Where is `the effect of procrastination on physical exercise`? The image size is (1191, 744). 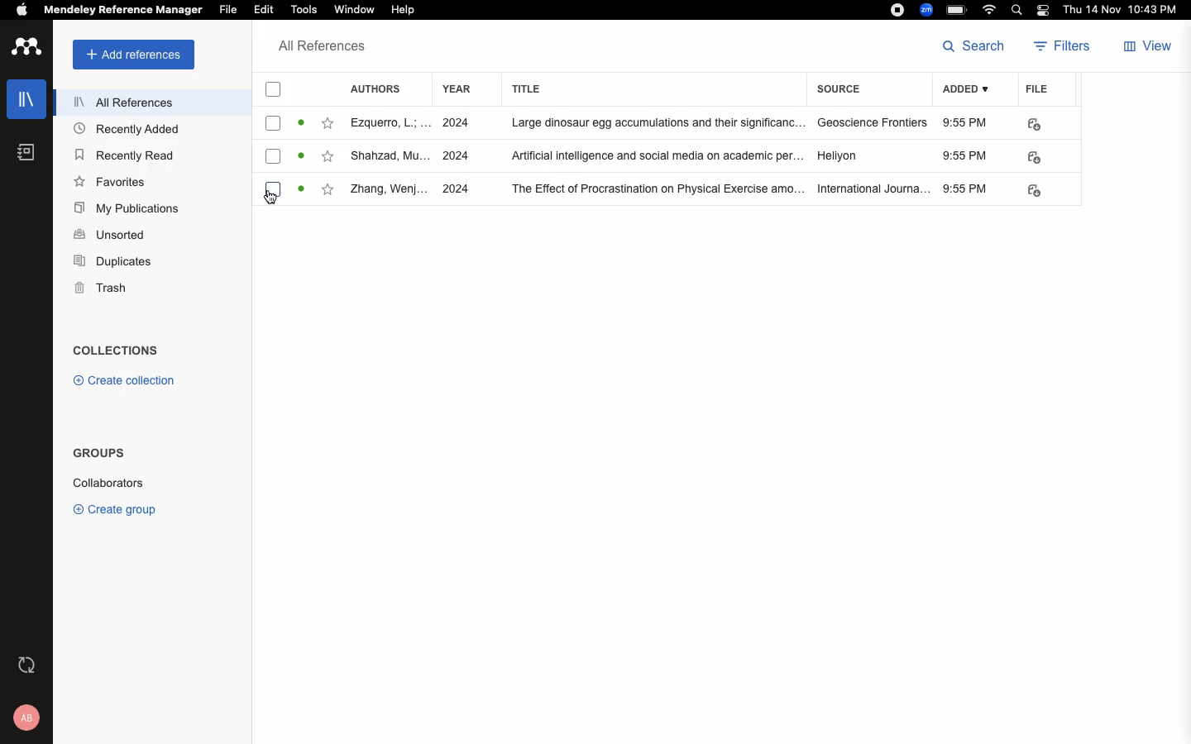 the effect of procrastination on physical exercise is located at coordinates (653, 190).